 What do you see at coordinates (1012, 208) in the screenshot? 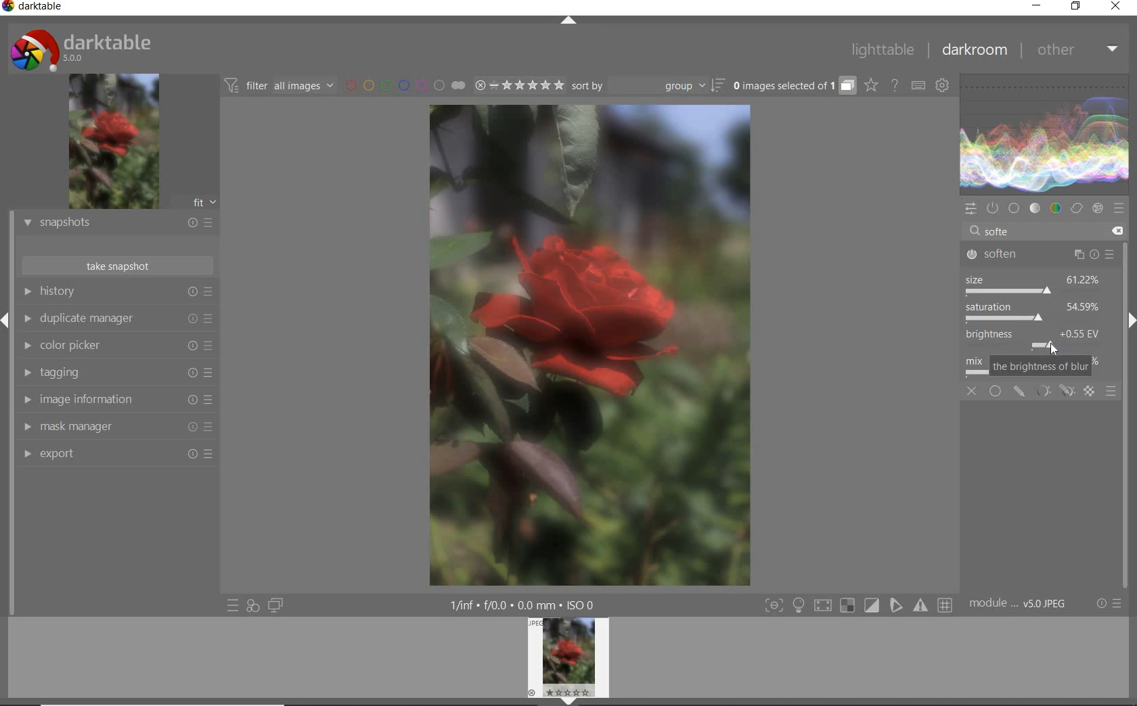
I see `base` at bounding box center [1012, 208].